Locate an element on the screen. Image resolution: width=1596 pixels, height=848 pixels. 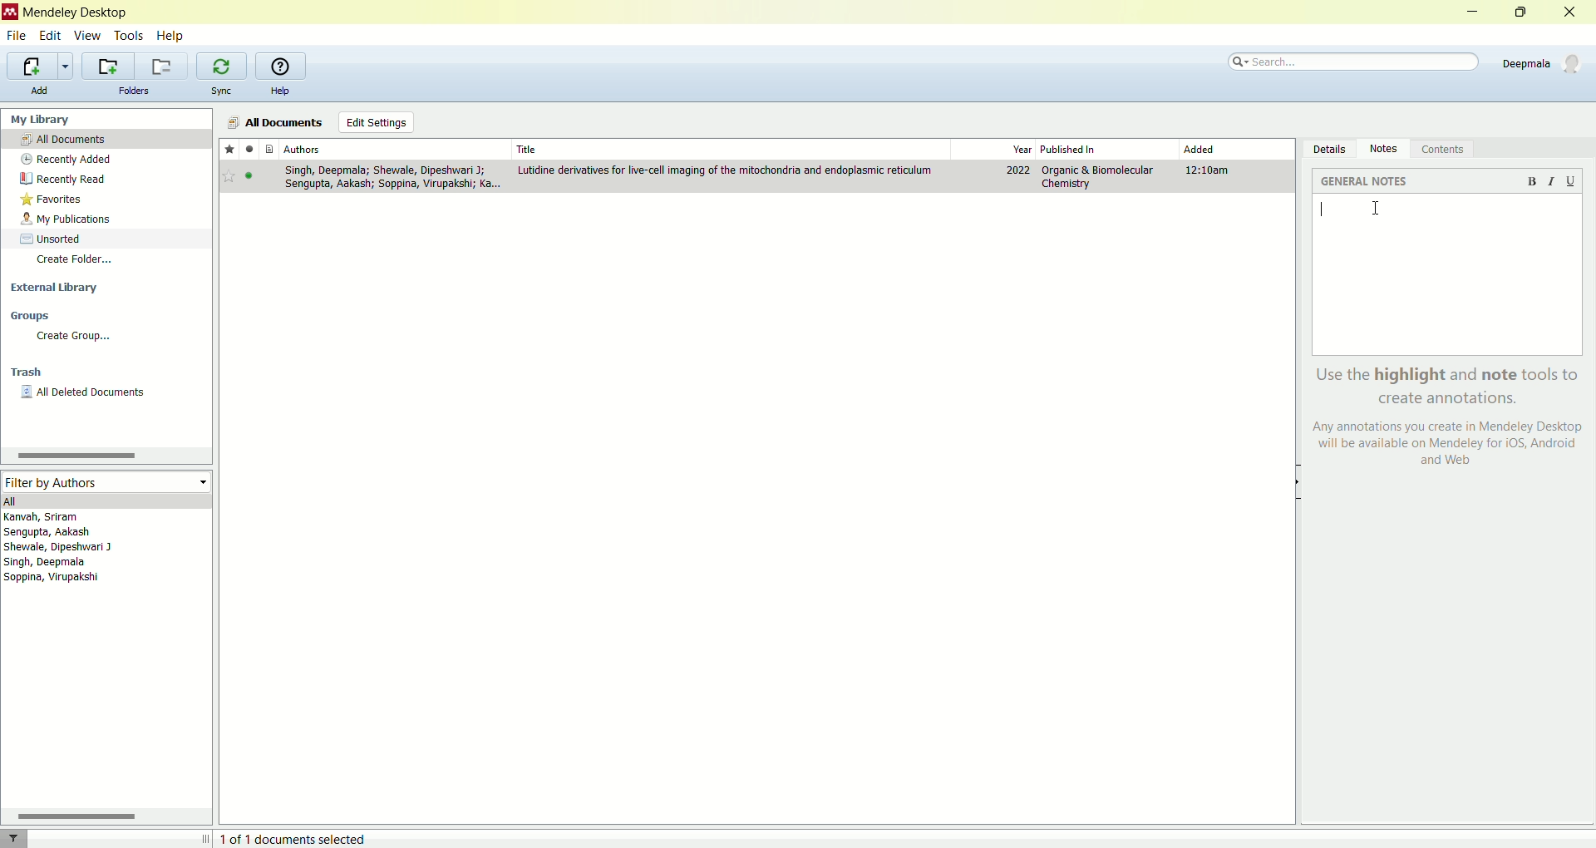
read/unread status is located at coordinates (249, 150).